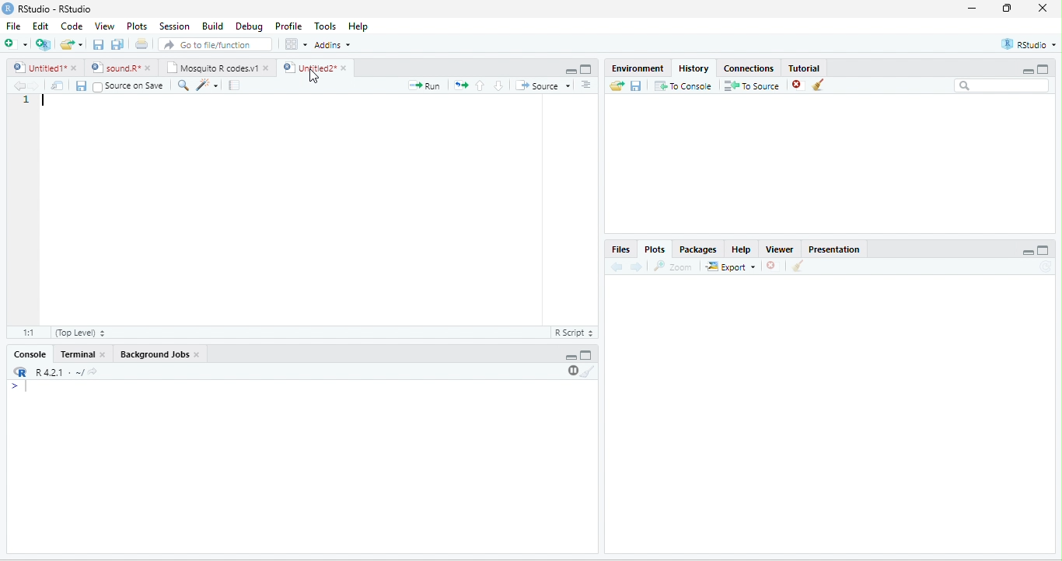 The height and width of the screenshot is (561, 1062). I want to click on 1:1, so click(30, 332).